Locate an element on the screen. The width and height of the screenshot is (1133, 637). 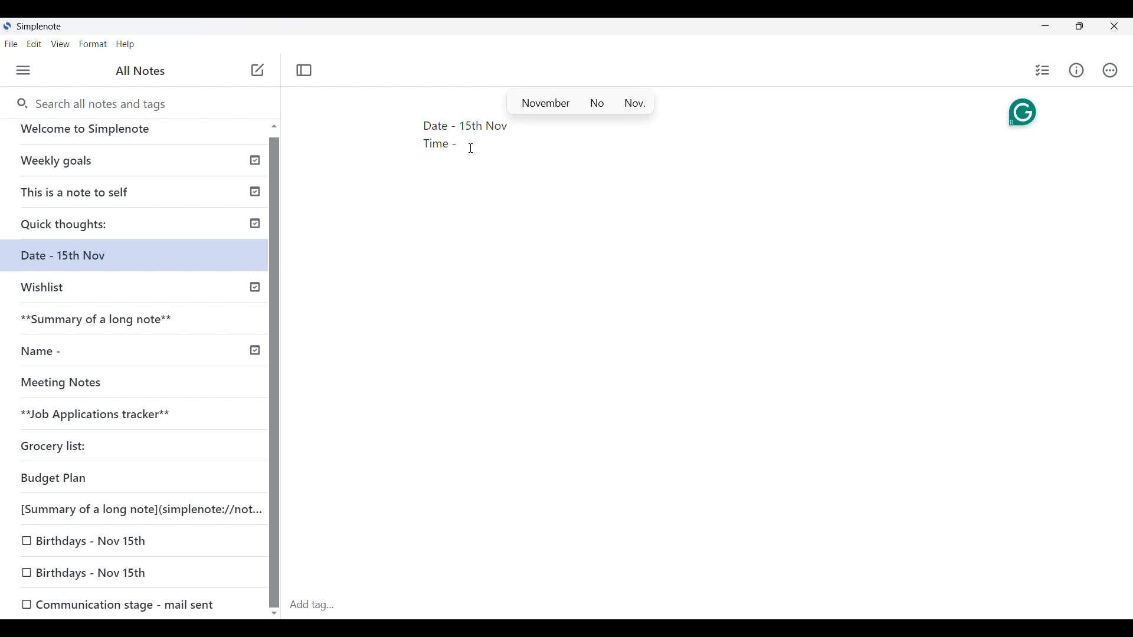
Software logo is located at coordinates (7, 25).